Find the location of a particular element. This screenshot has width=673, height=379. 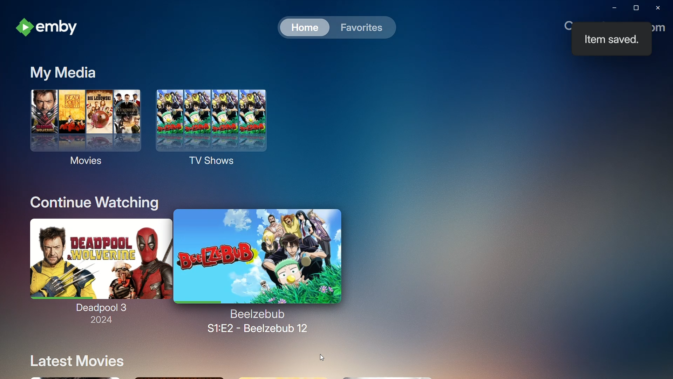

Minimize is located at coordinates (609, 8).